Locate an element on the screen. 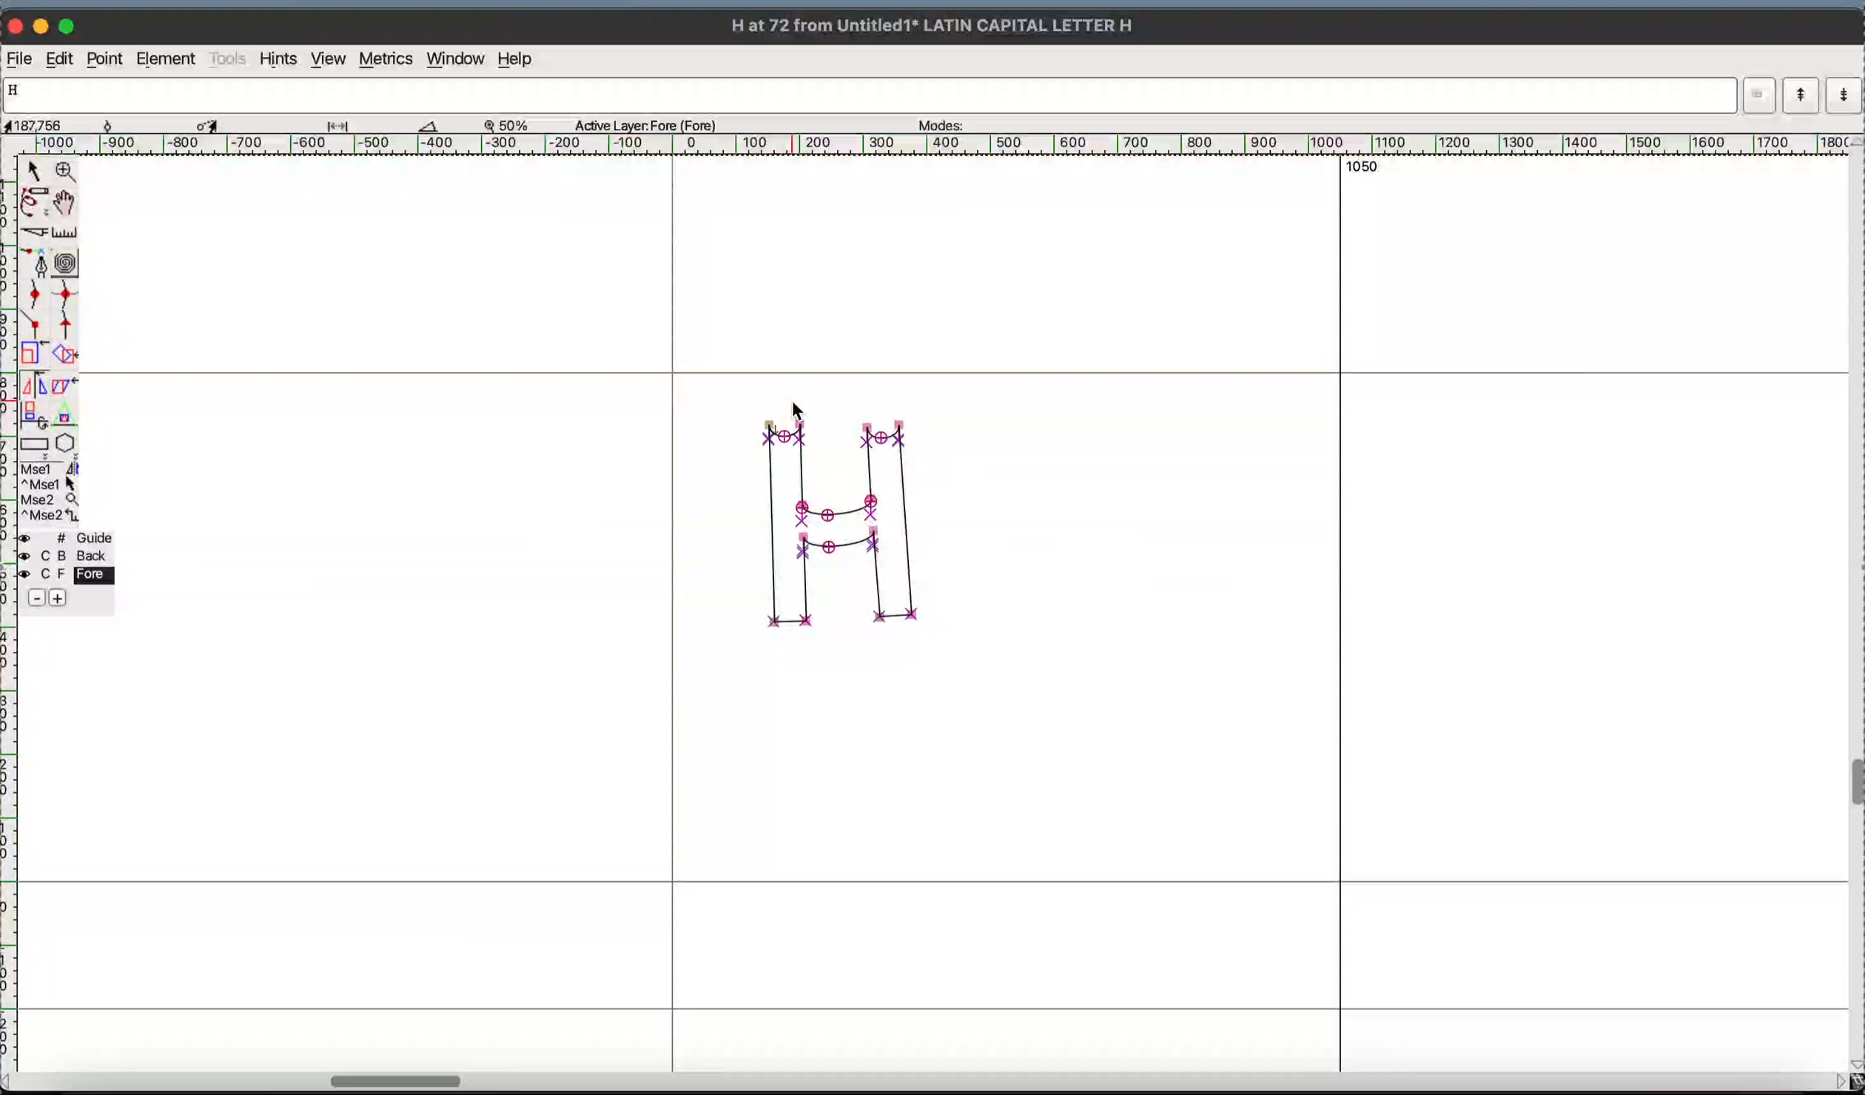 Image resolution: width=1865 pixels, height=1095 pixels. pan is located at coordinates (69, 202).